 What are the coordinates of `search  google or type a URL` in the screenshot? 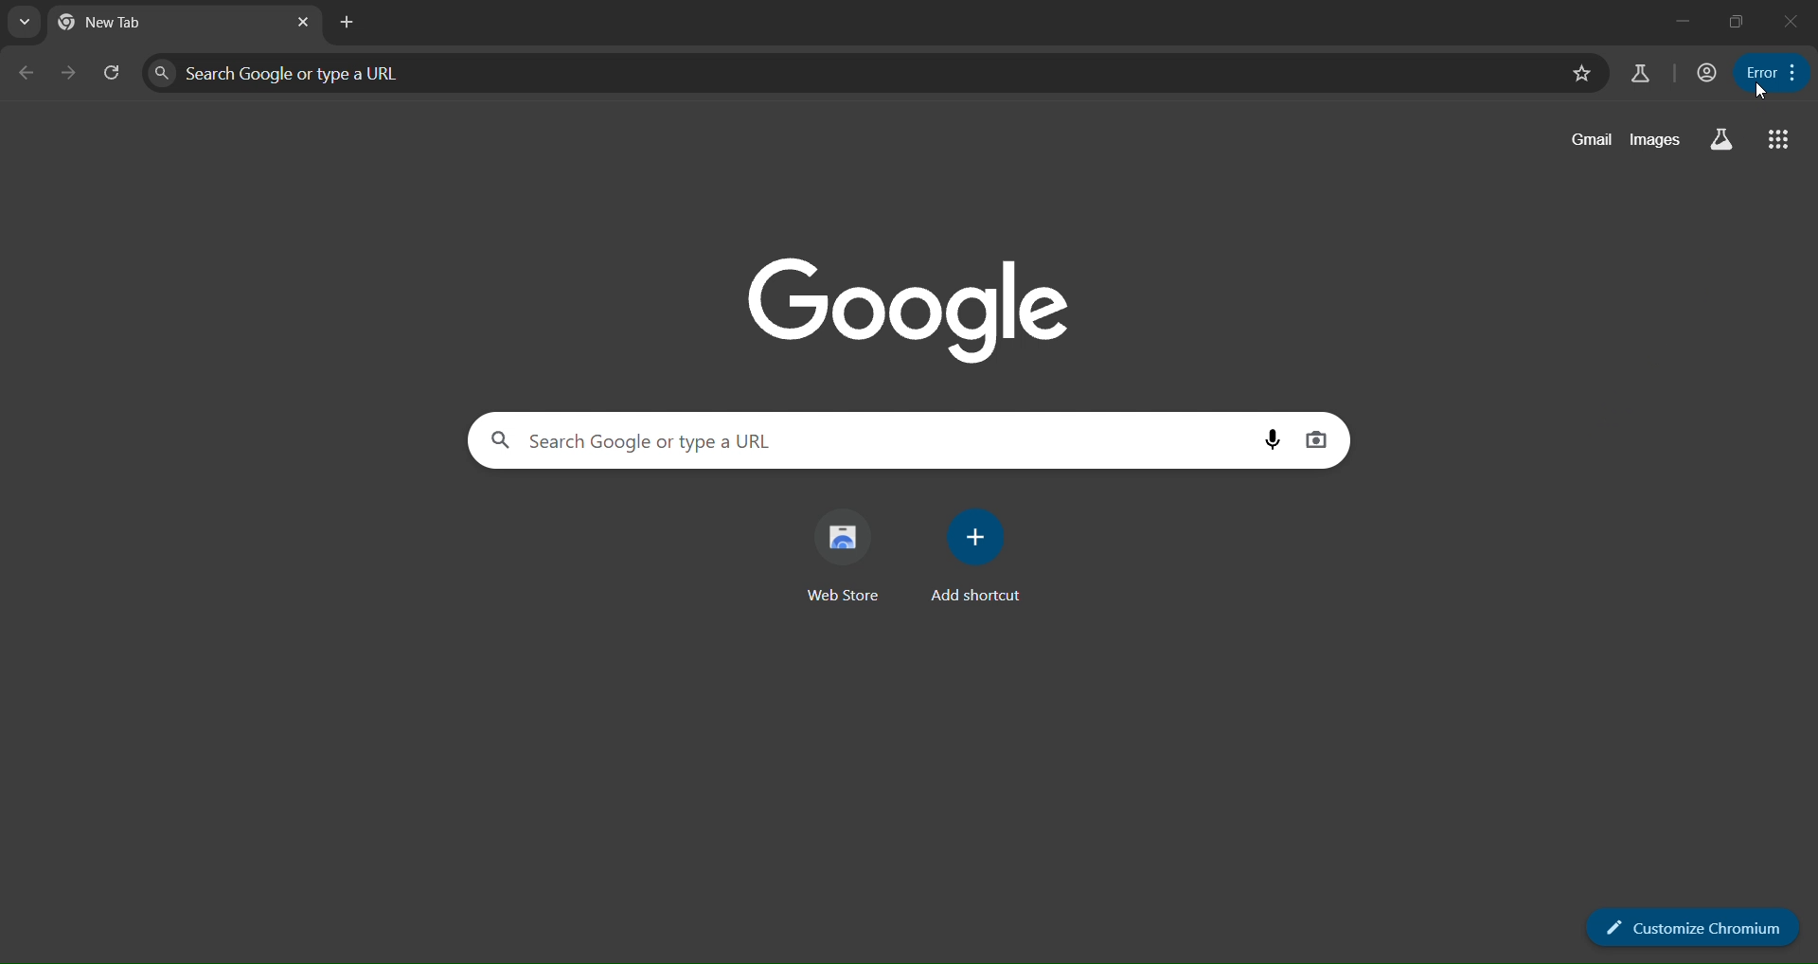 It's located at (848, 72).